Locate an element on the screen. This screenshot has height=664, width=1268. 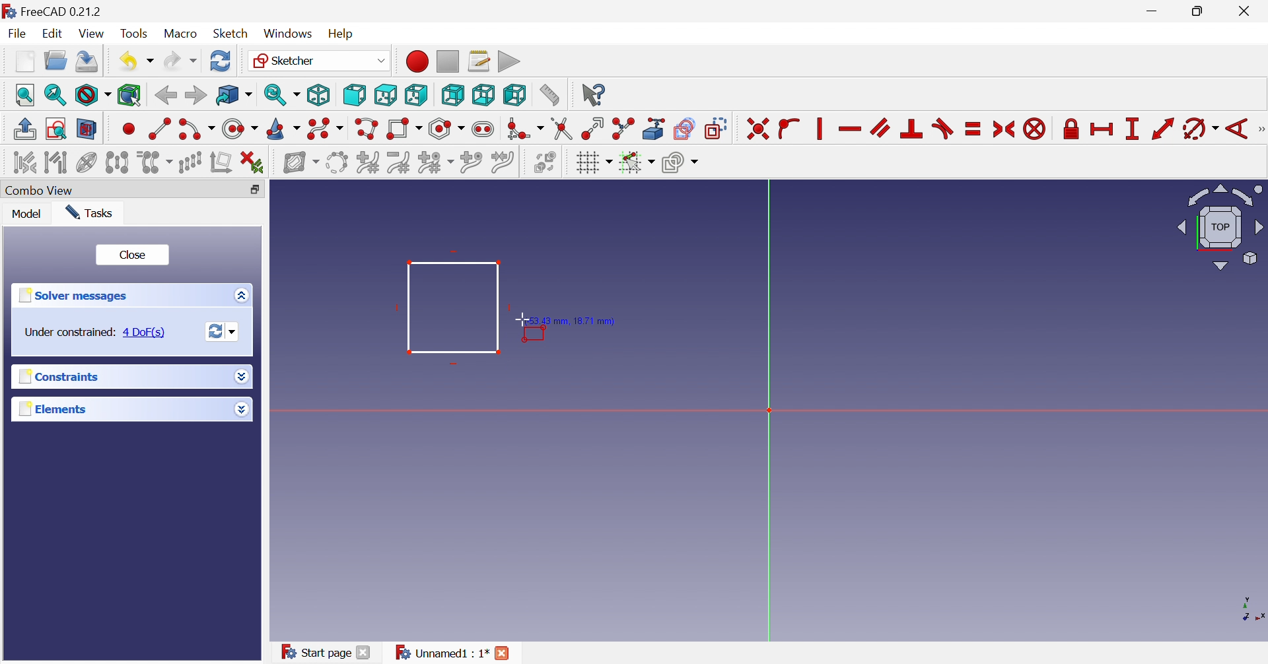
Toggle construction geometry is located at coordinates (716, 129).